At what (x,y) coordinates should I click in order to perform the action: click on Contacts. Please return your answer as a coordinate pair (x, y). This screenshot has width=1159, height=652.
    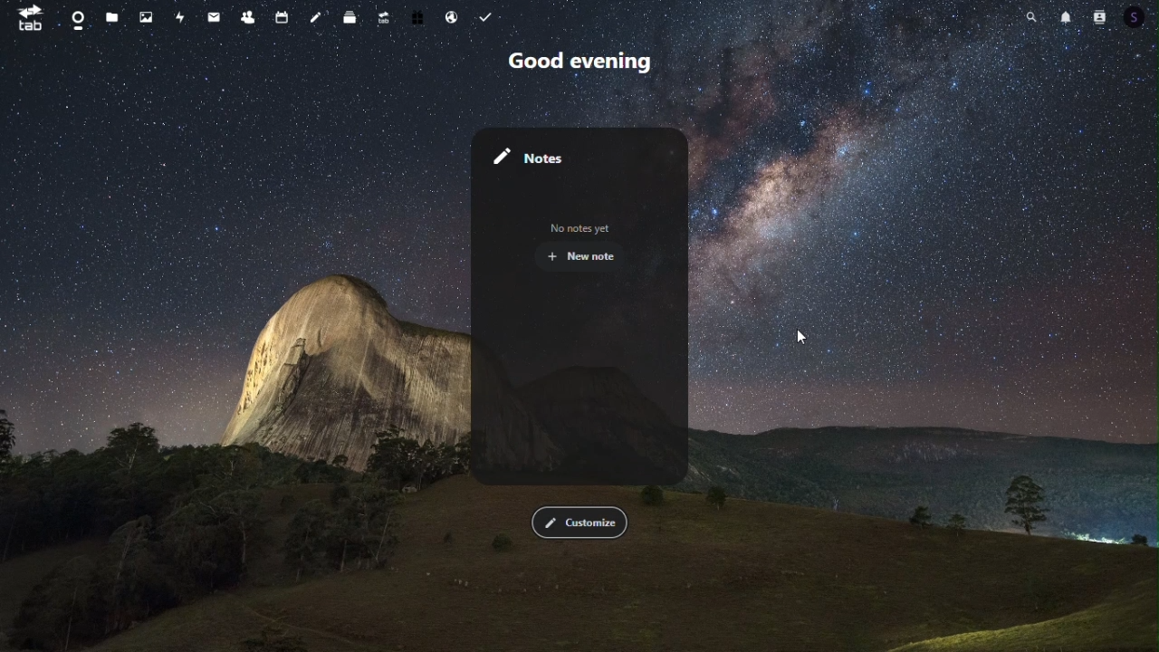
    Looking at the image, I should click on (248, 17).